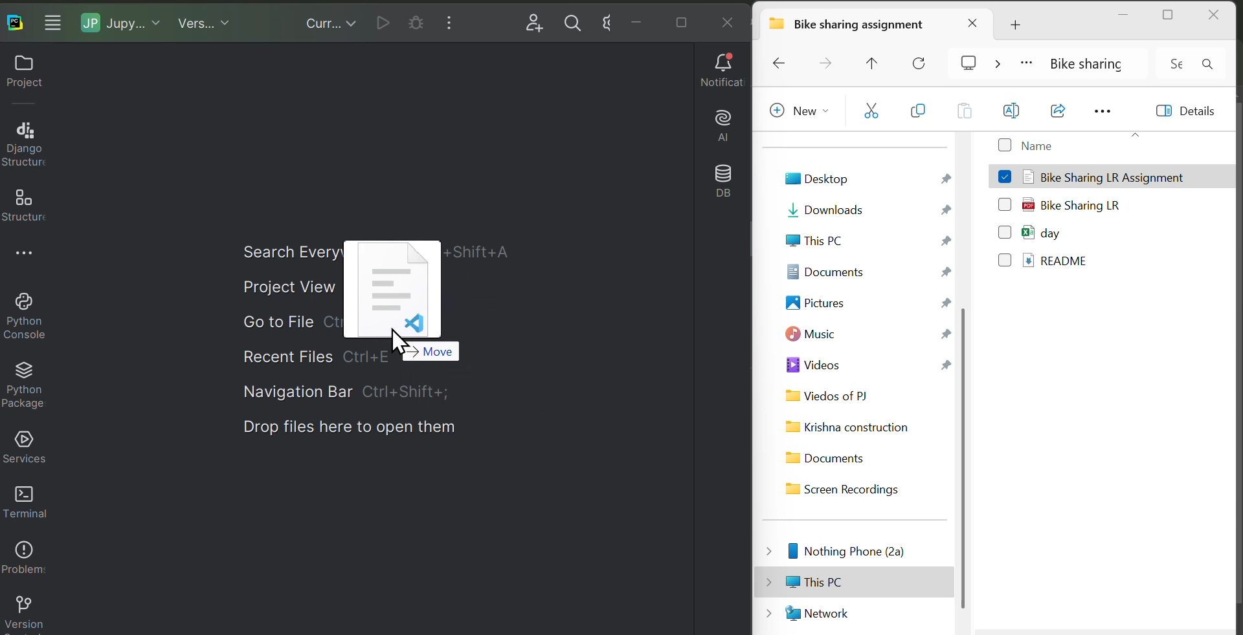  I want to click on Project, so click(27, 74).